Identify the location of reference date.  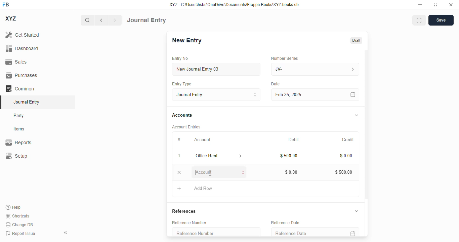
(302, 232).